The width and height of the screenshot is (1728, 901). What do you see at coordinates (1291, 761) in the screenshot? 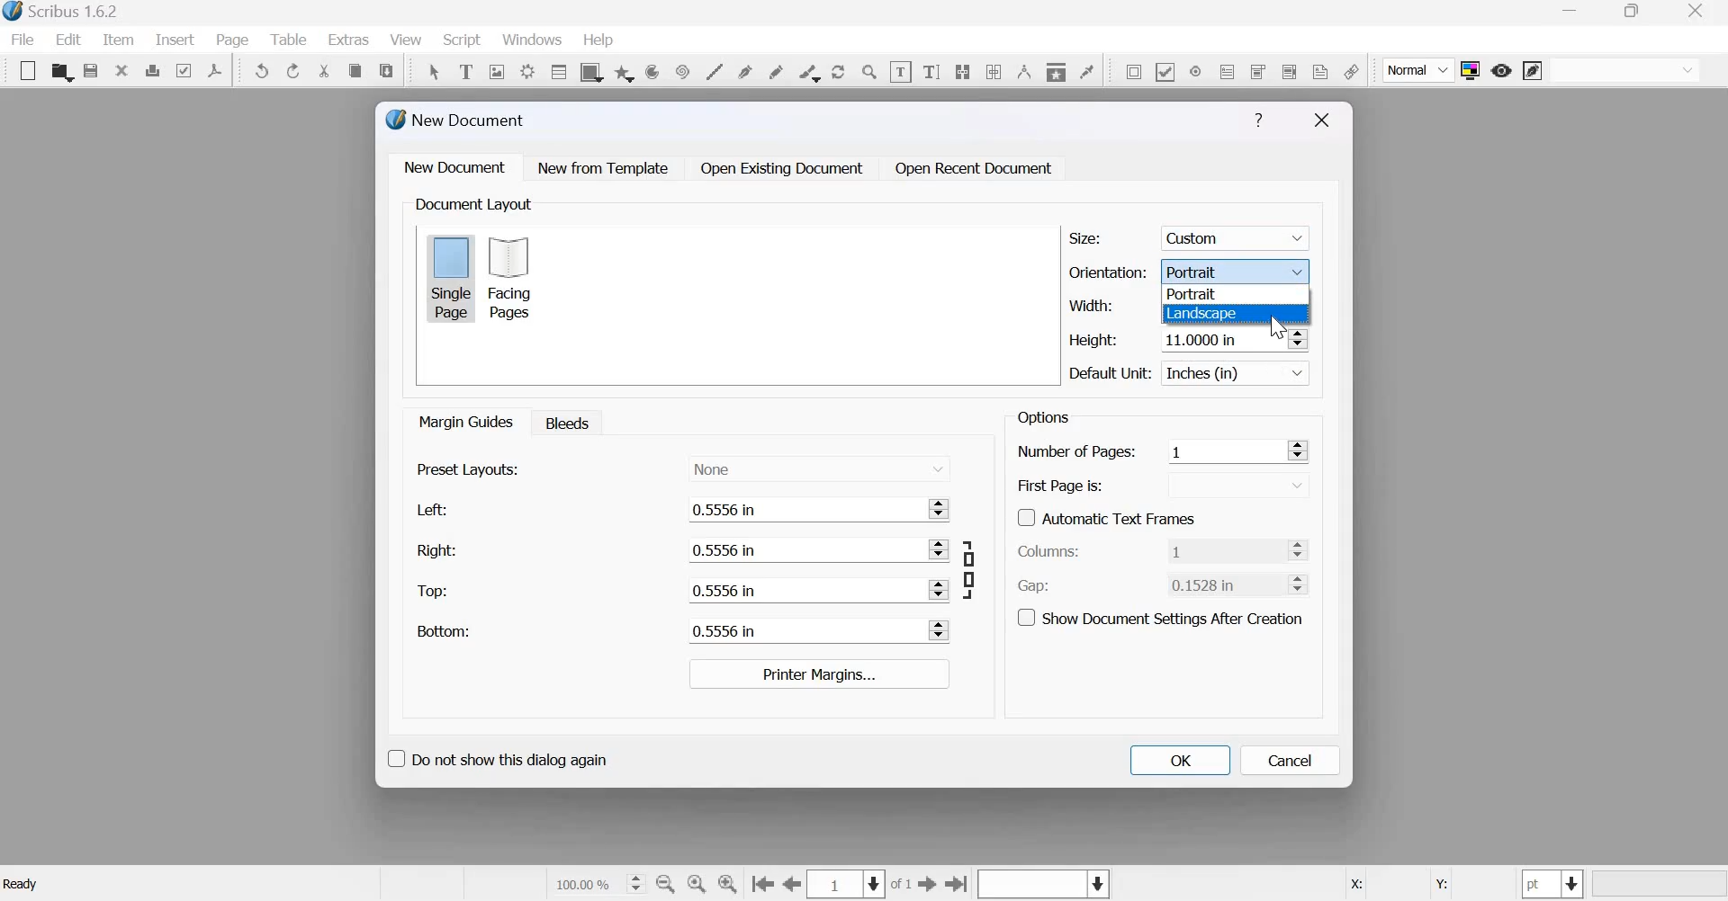
I see `Cancel` at bounding box center [1291, 761].